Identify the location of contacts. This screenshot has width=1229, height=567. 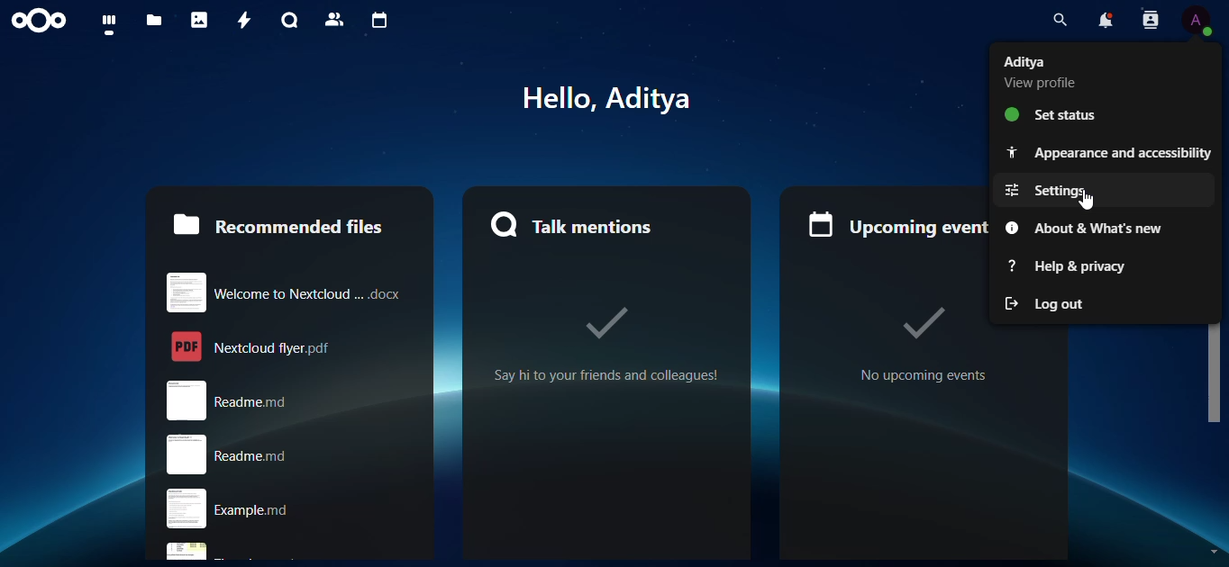
(332, 19).